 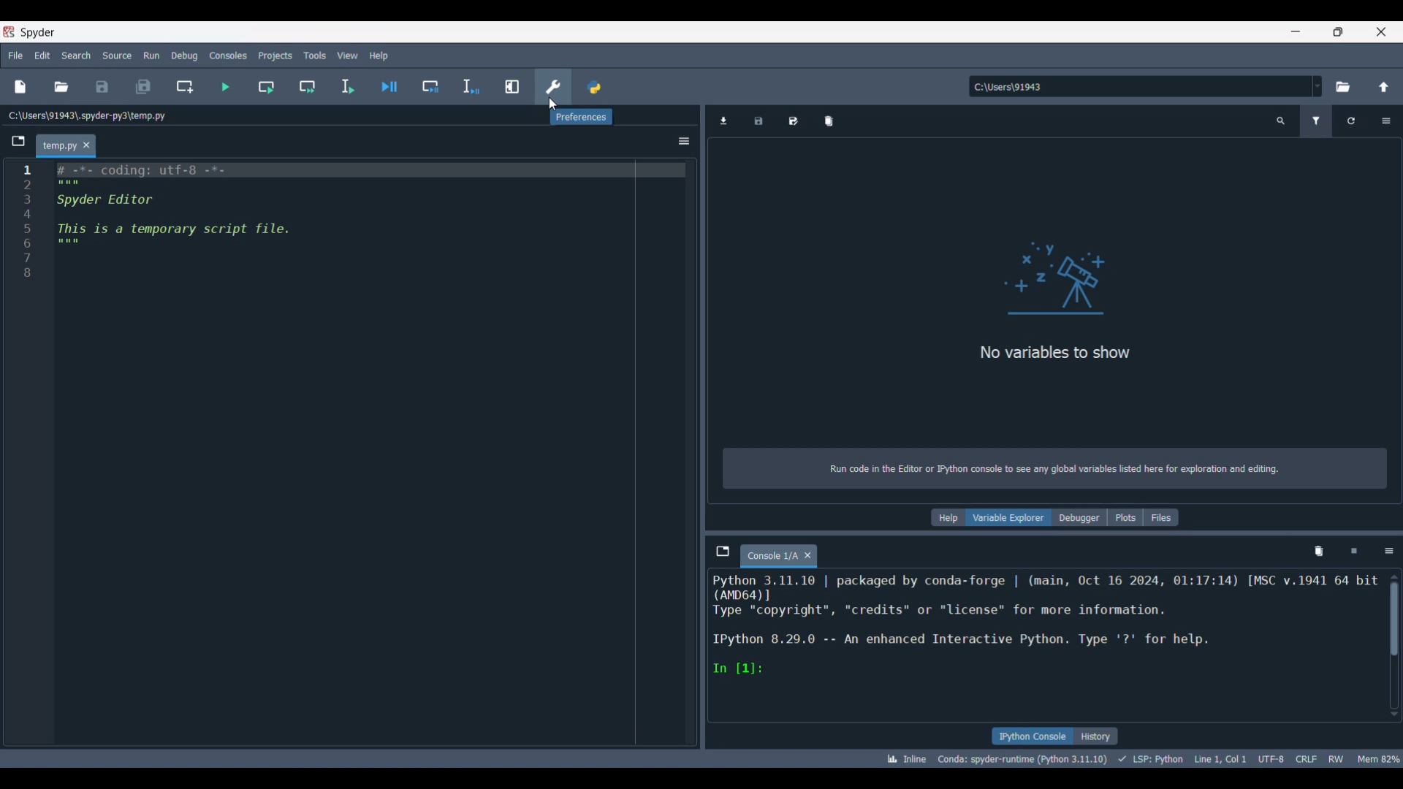 I want to click on Change to parent directory, so click(x=1385, y=87).